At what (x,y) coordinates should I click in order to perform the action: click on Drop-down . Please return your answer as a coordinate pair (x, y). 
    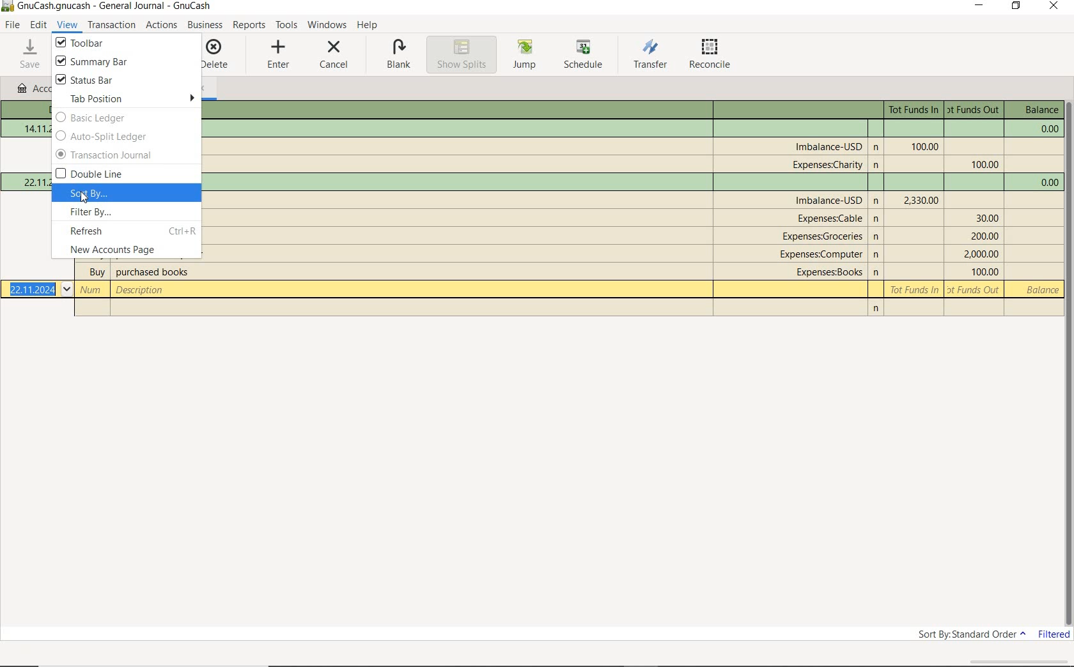
    Looking at the image, I should click on (67, 289).